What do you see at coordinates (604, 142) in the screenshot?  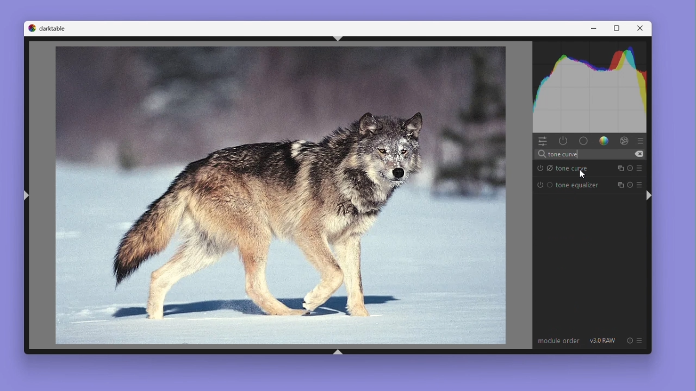 I see `Color` at bounding box center [604, 142].